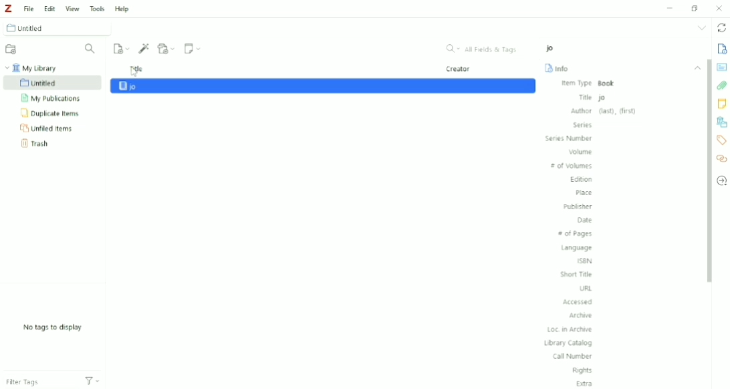 This screenshot has height=389, width=730. Describe the element at coordinates (578, 207) in the screenshot. I see `Publisher` at that location.